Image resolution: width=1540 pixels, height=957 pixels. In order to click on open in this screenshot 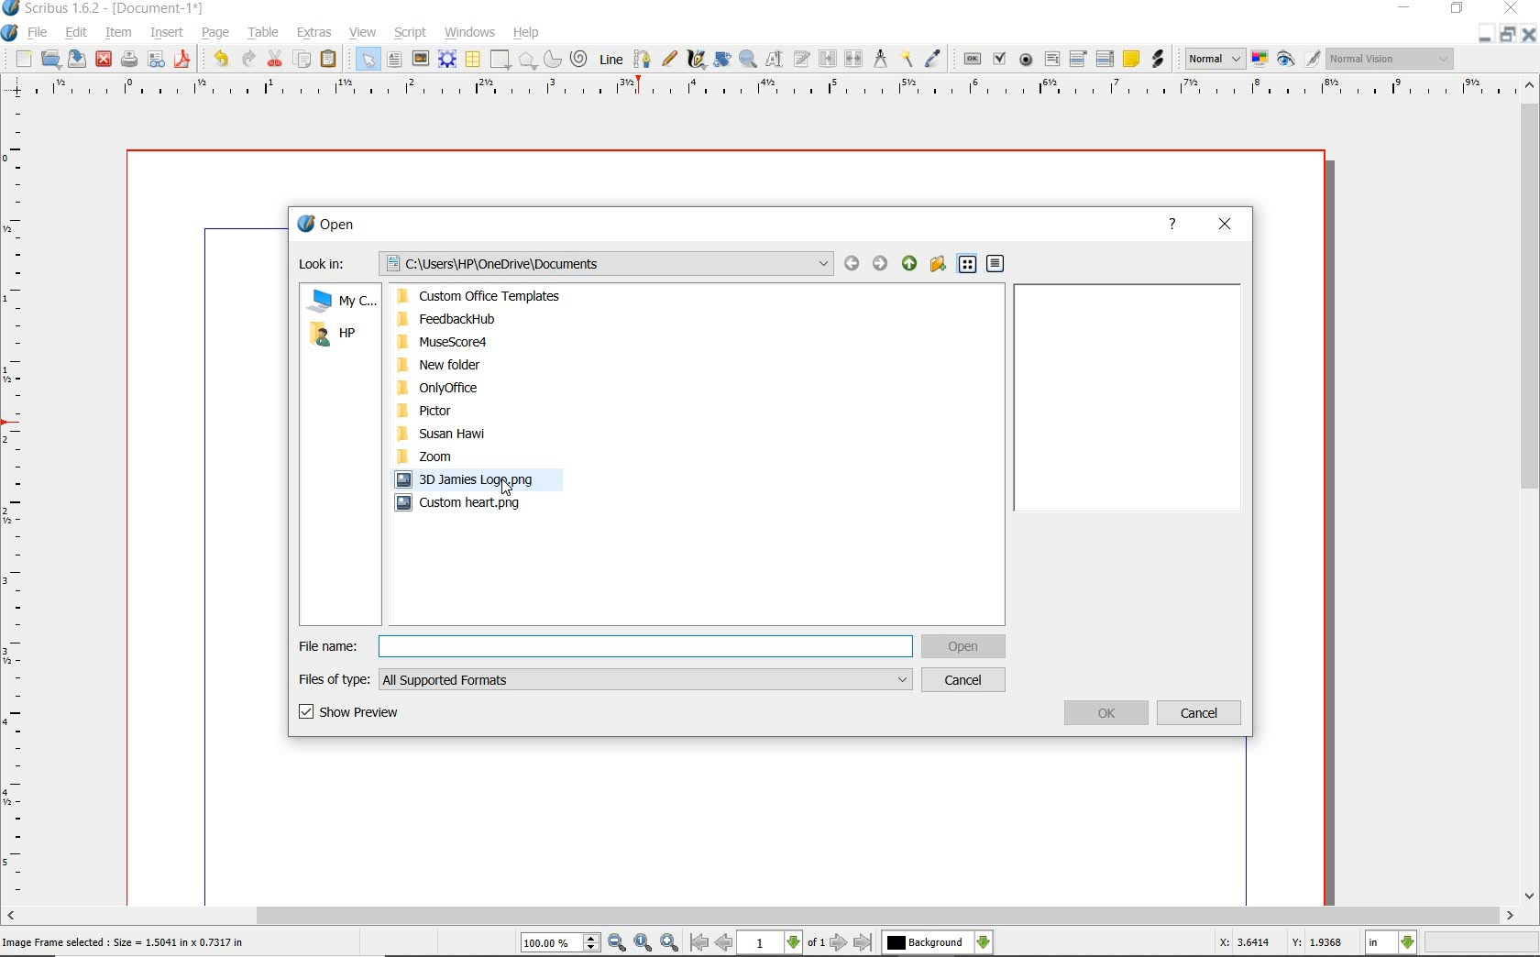, I will do `click(327, 225)`.